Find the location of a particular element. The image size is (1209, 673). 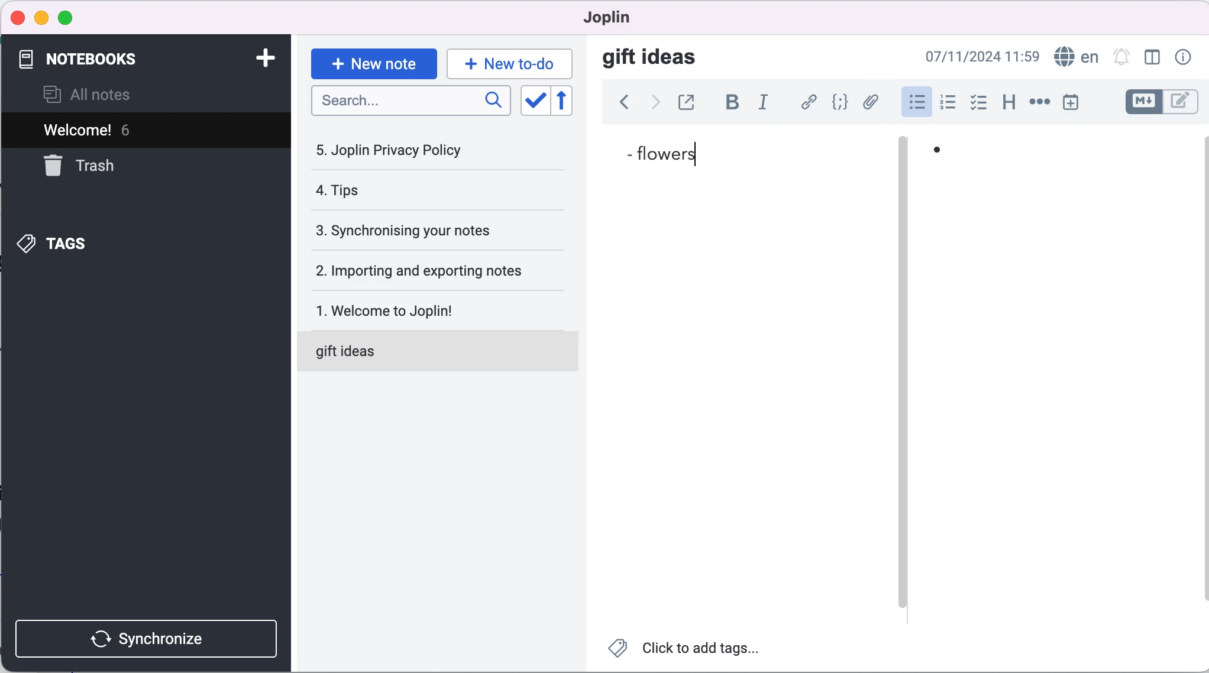

minimize is located at coordinates (41, 16).